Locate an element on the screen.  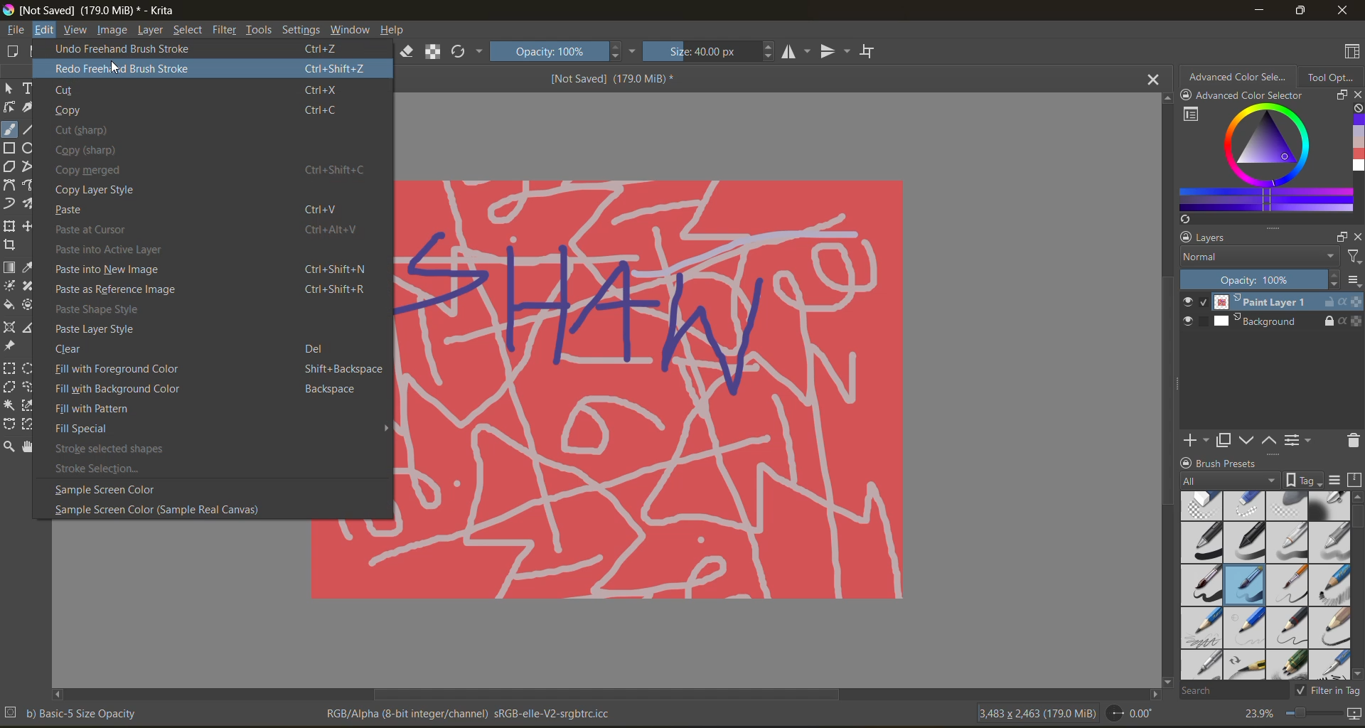
tag is located at coordinates (1231, 481).